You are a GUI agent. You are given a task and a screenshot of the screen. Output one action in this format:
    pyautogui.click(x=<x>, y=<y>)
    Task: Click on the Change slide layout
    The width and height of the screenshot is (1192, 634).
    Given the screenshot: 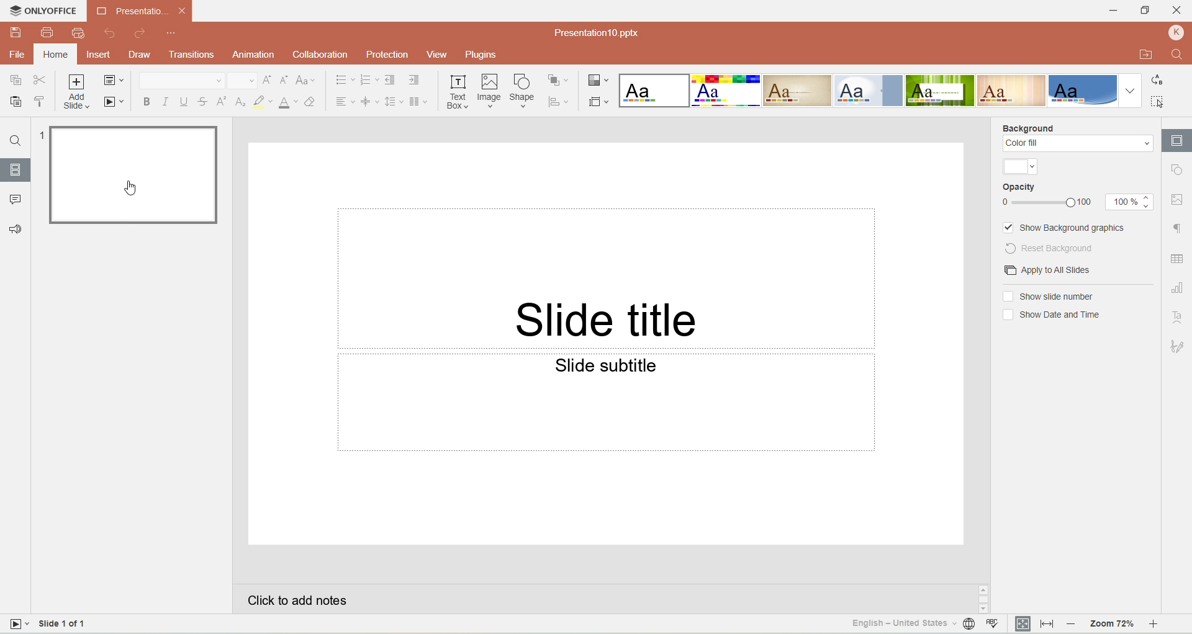 What is the action you would take?
    pyautogui.click(x=115, y=80)
    